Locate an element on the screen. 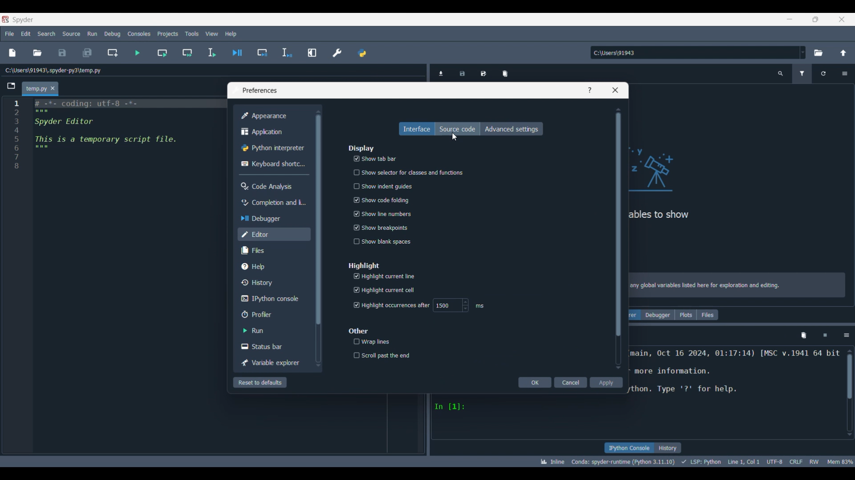 The height and width of the screenshot is (480, 855). Completion and linting is located at coordinates (273, 203).